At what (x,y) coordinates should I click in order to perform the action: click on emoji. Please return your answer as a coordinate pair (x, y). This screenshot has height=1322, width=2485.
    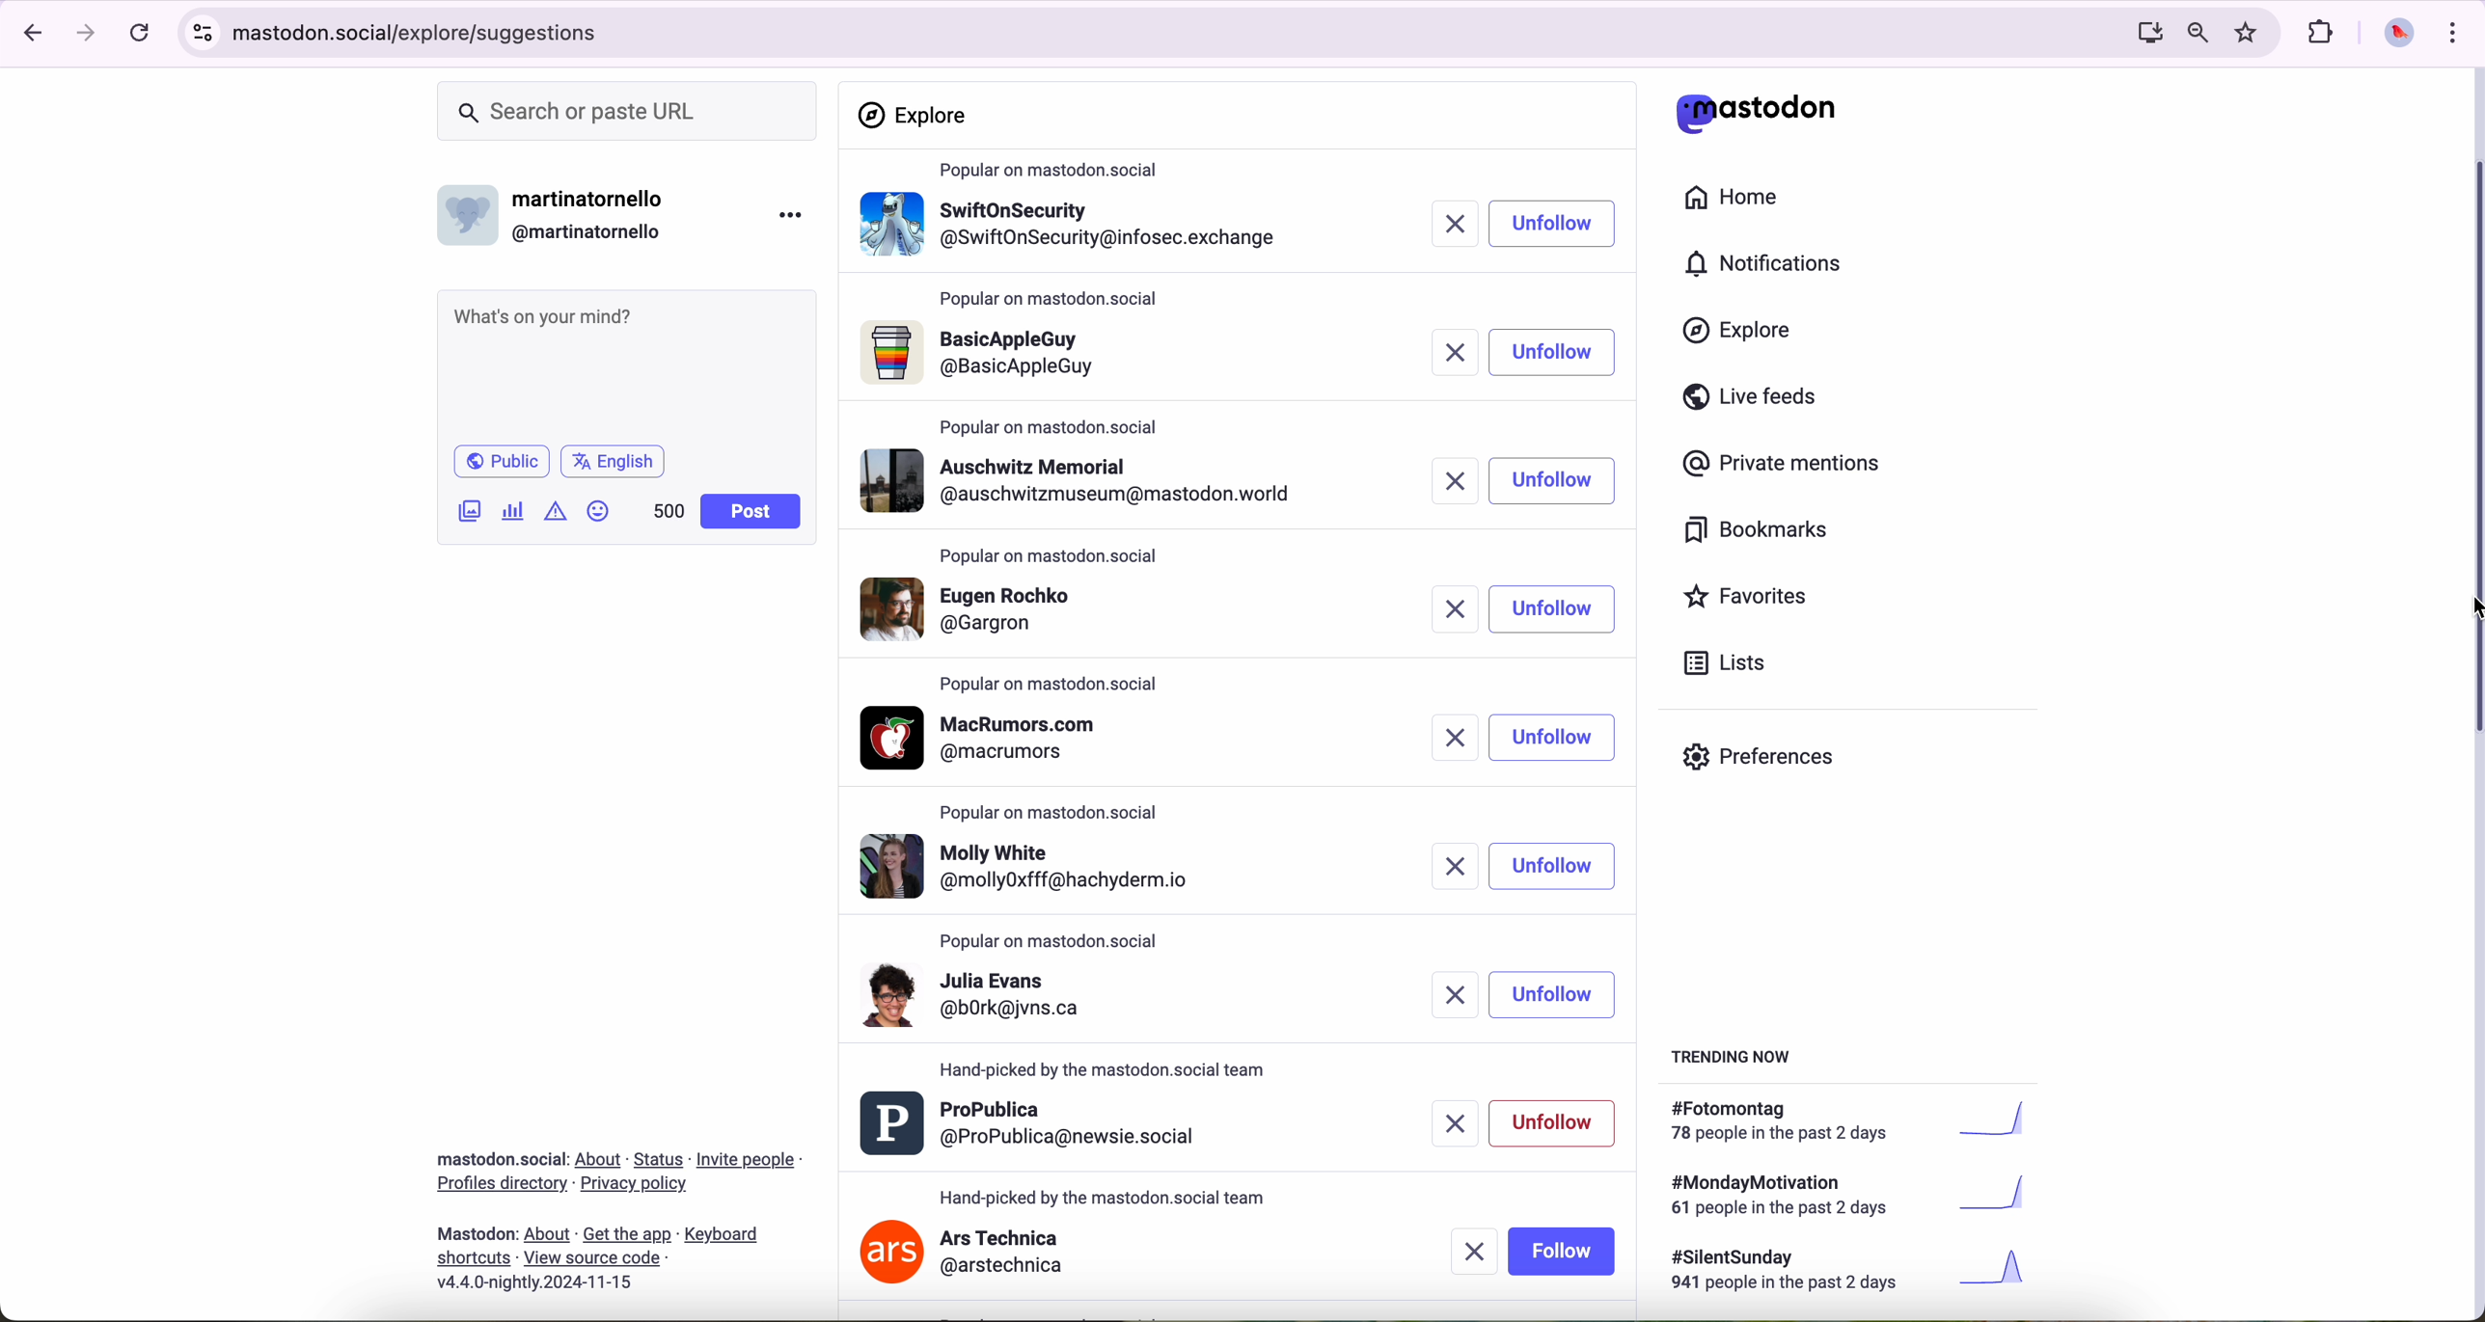
    Looking at the image, I should click on (599, 510).